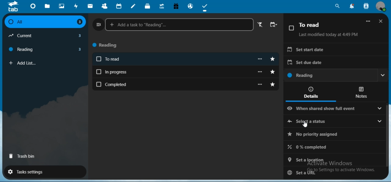  What do you see at coordinates (274, 59) in the screenshot?
I see `toggle starred` at bounding box center [274, 59].